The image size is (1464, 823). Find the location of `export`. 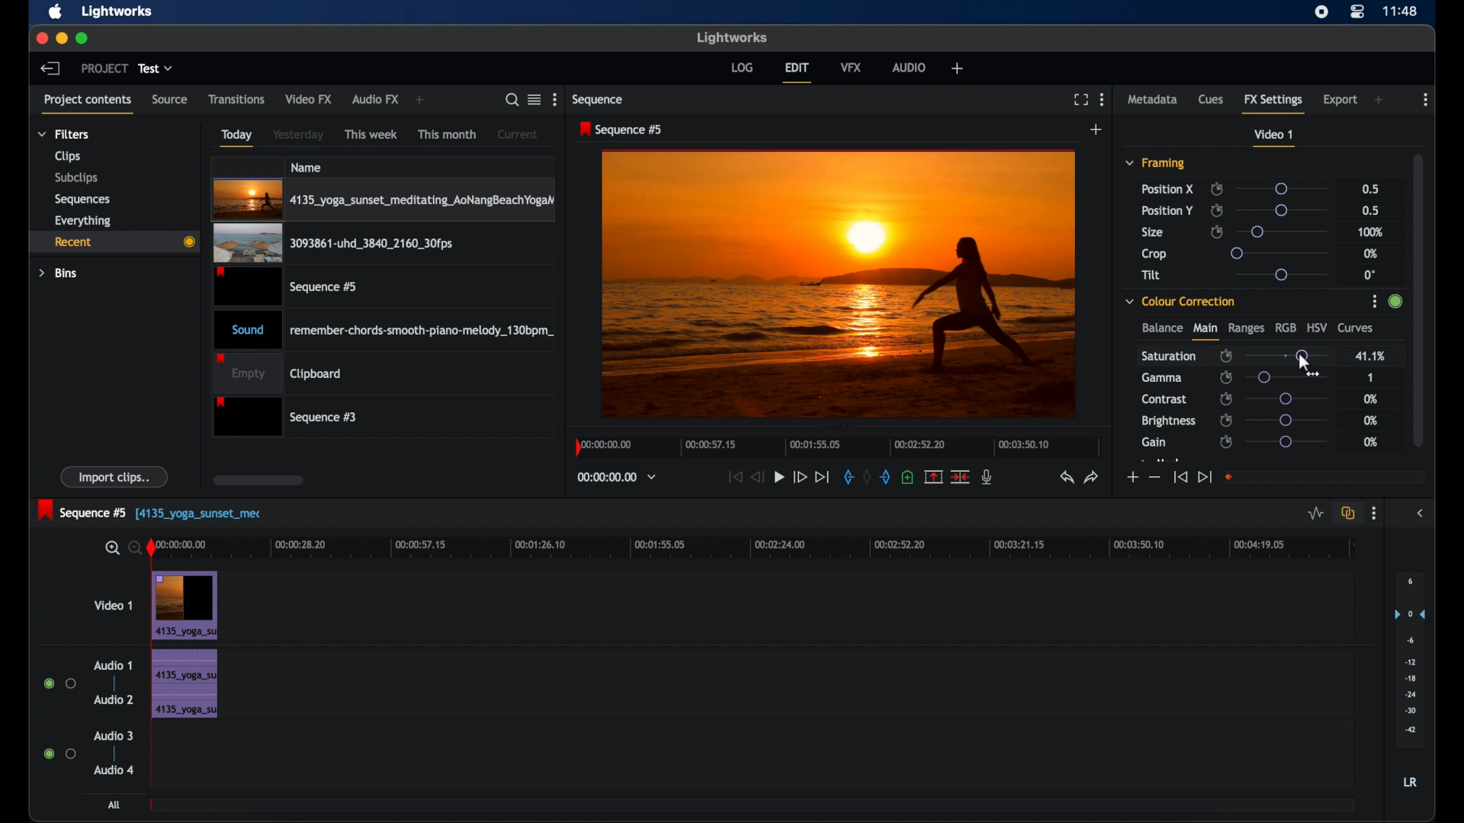

export is located at coordinates (1340, 100).